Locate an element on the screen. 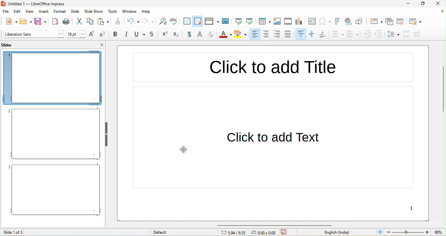 This screenshot has width=446, height=236. slide show is located at coordinates (94, 11).